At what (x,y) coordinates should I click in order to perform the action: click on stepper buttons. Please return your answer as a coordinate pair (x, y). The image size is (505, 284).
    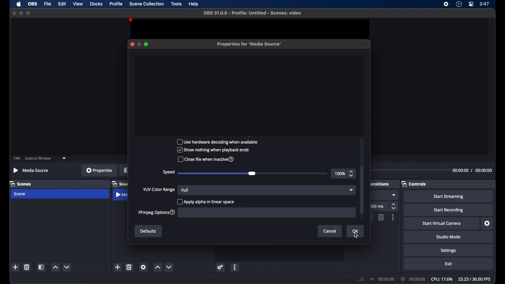
    Looking at the image, I should click on (394, 206).